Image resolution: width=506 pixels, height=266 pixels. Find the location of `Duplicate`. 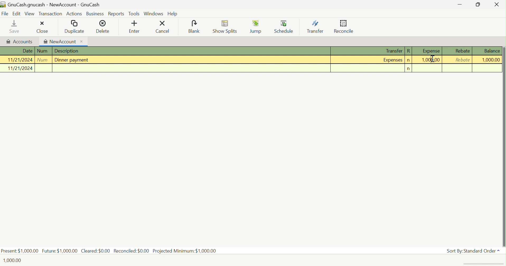

Duplicate is located at coordinates (74, 26).